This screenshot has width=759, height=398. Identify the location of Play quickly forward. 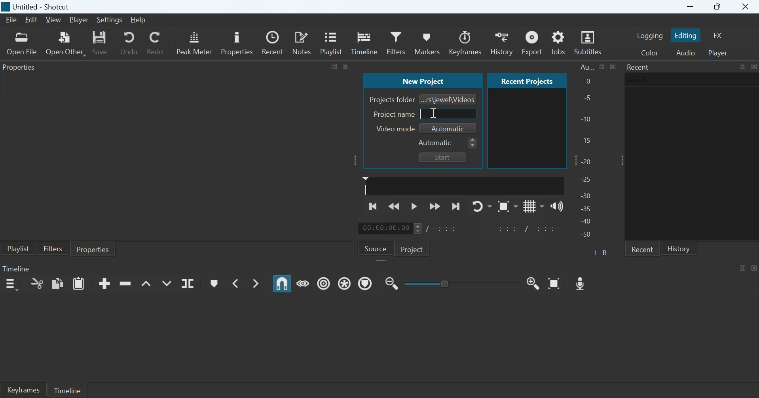
(435, 206).